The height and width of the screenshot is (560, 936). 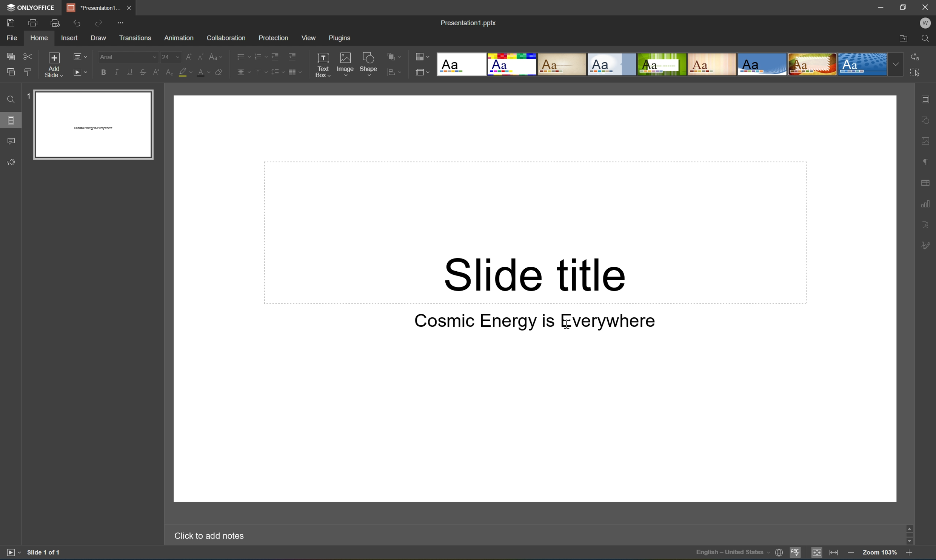 I want to click on Close, so click(x=131, y=7).